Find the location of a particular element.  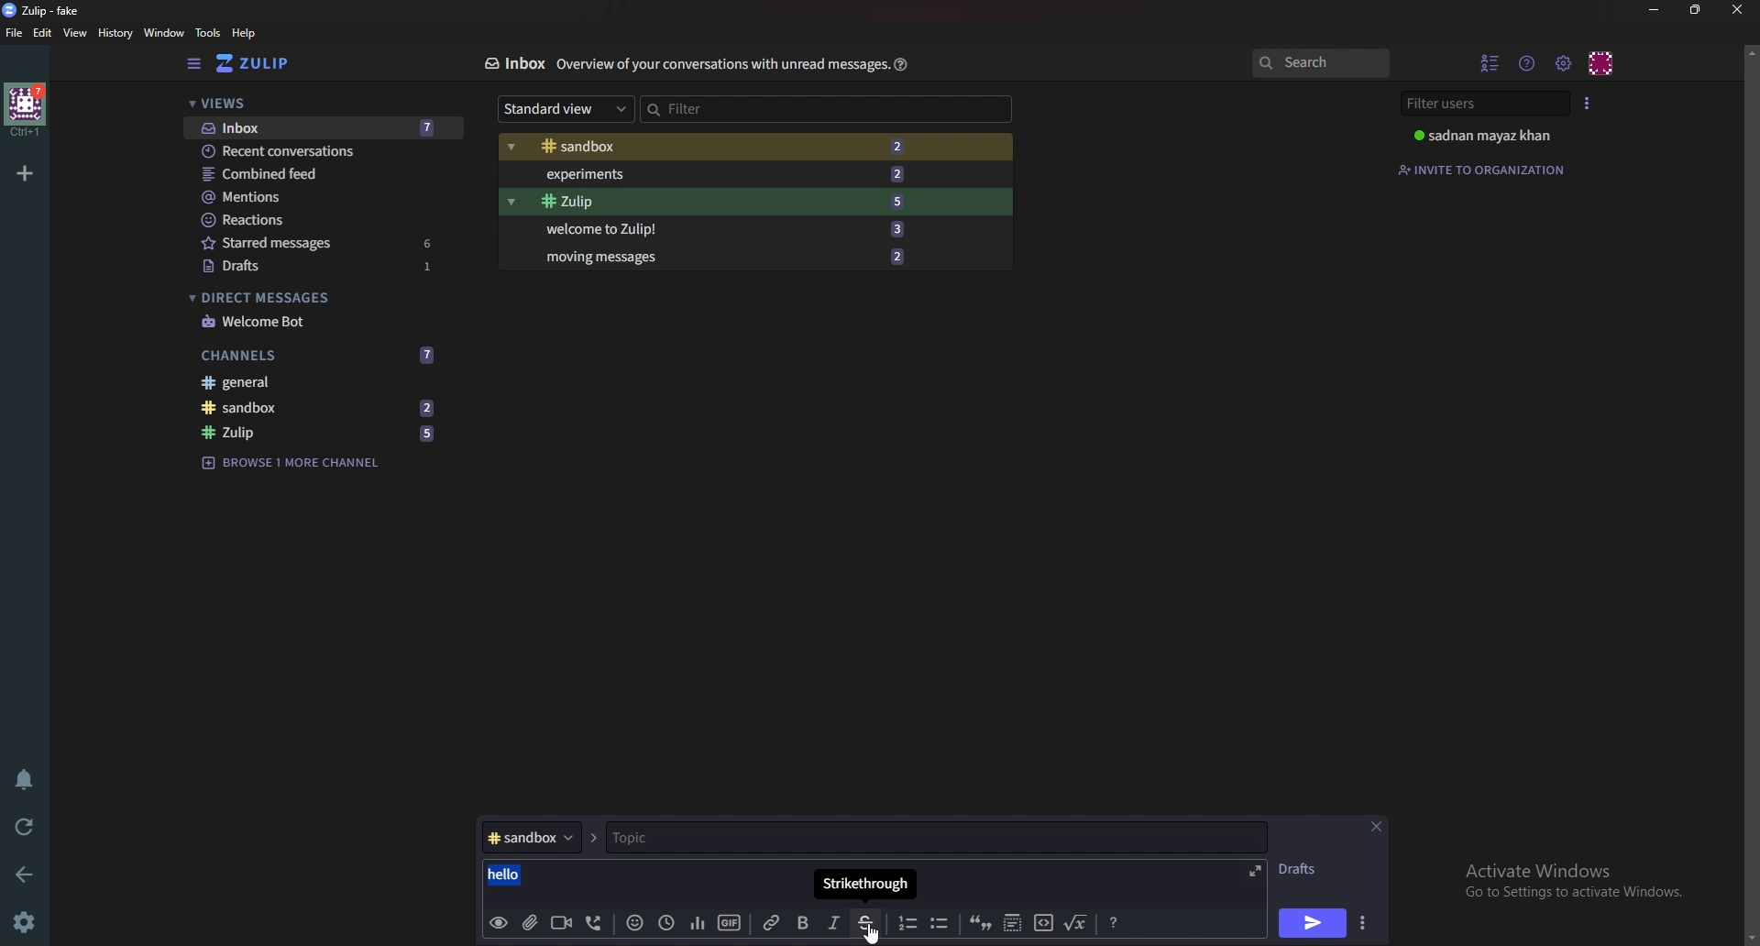

Tool tip is located at coordinates (864, 884).